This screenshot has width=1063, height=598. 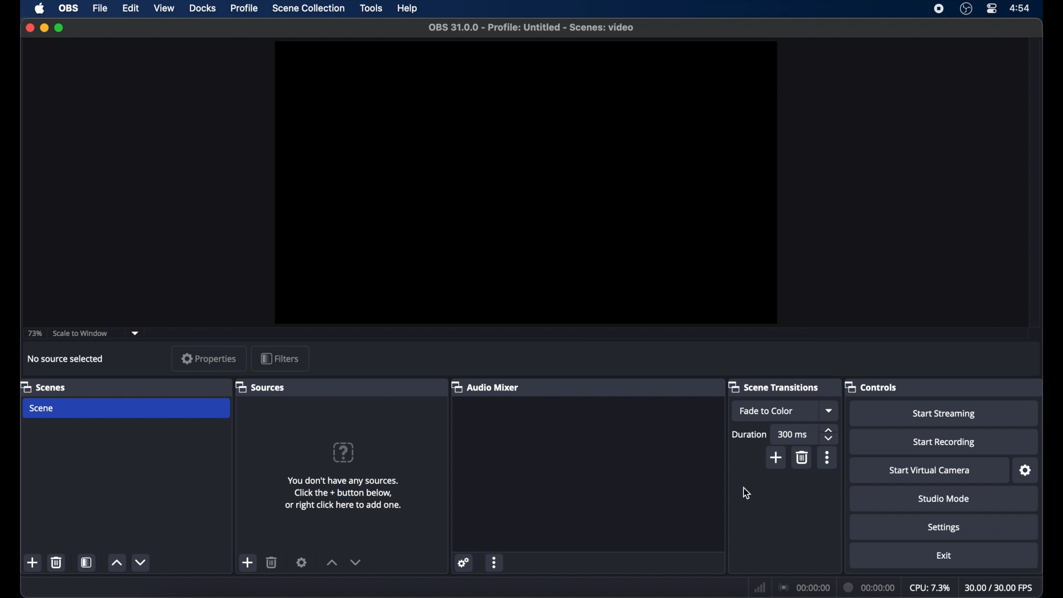 What do you see at coordinates (495, 562) in the screenshot?
I see `more options` at bounding box center [495, 562].